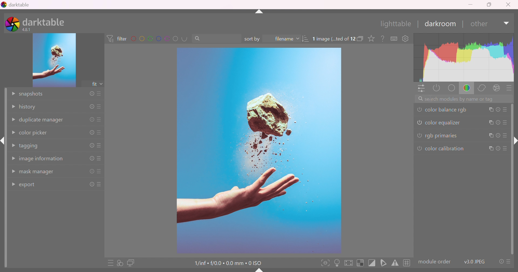  I want to click on presets, so click(506, 124).